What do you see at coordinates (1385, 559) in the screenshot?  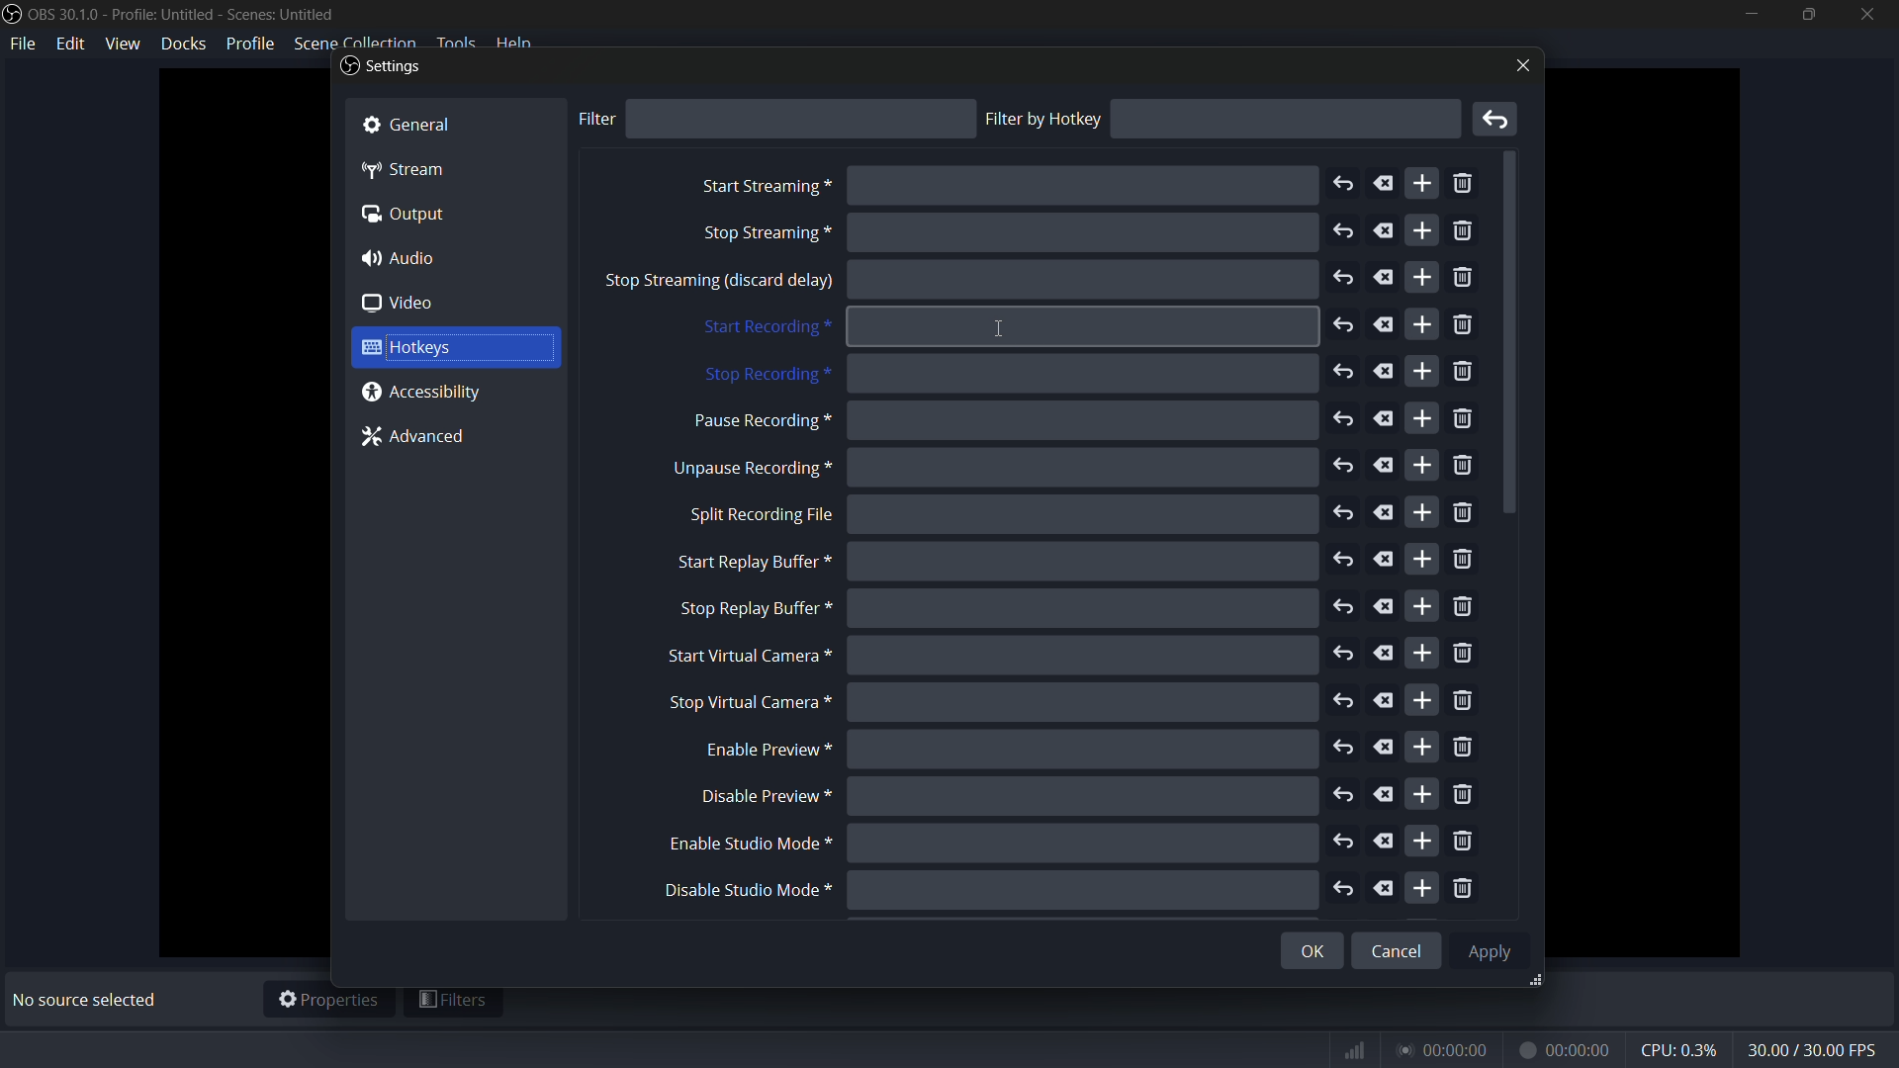 I see `delete` at bounding box center [1385, 559].